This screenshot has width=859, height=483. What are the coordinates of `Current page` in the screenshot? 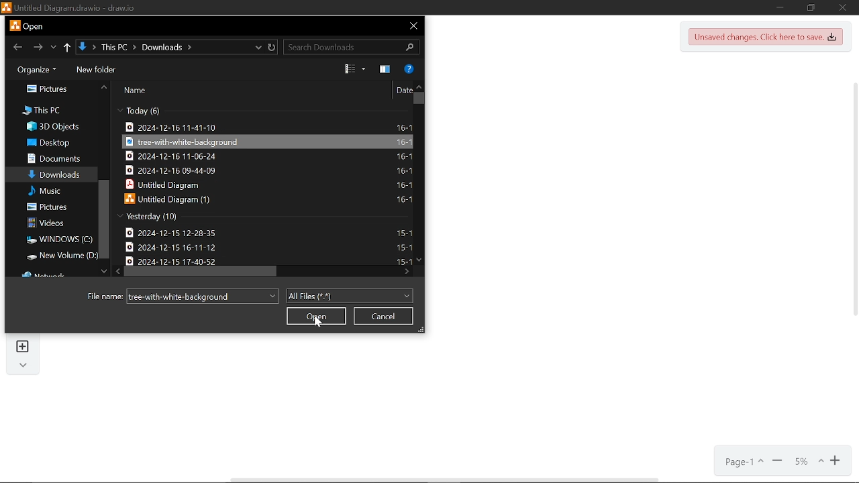 It's located at (740, 462).